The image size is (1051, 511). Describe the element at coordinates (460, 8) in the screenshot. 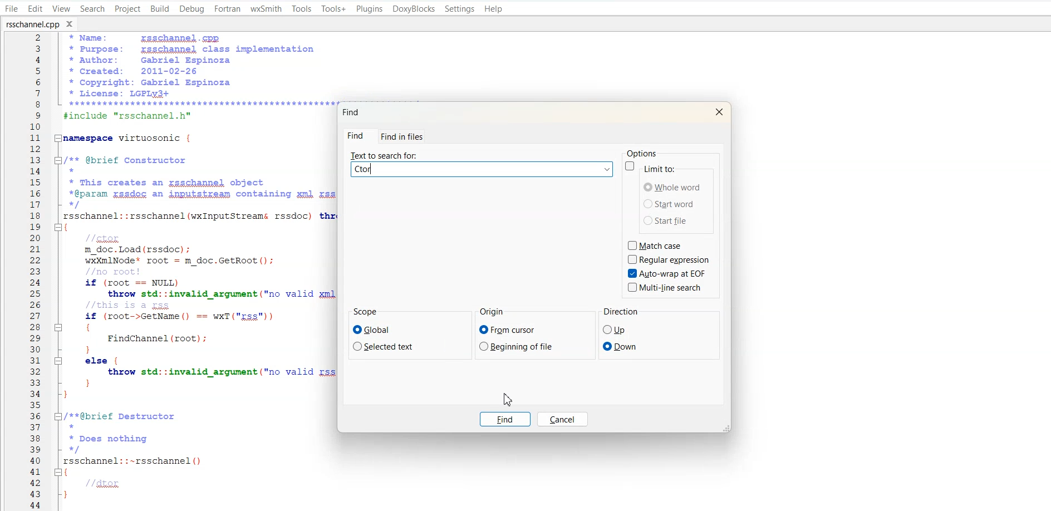

I see `Settings` at that location.